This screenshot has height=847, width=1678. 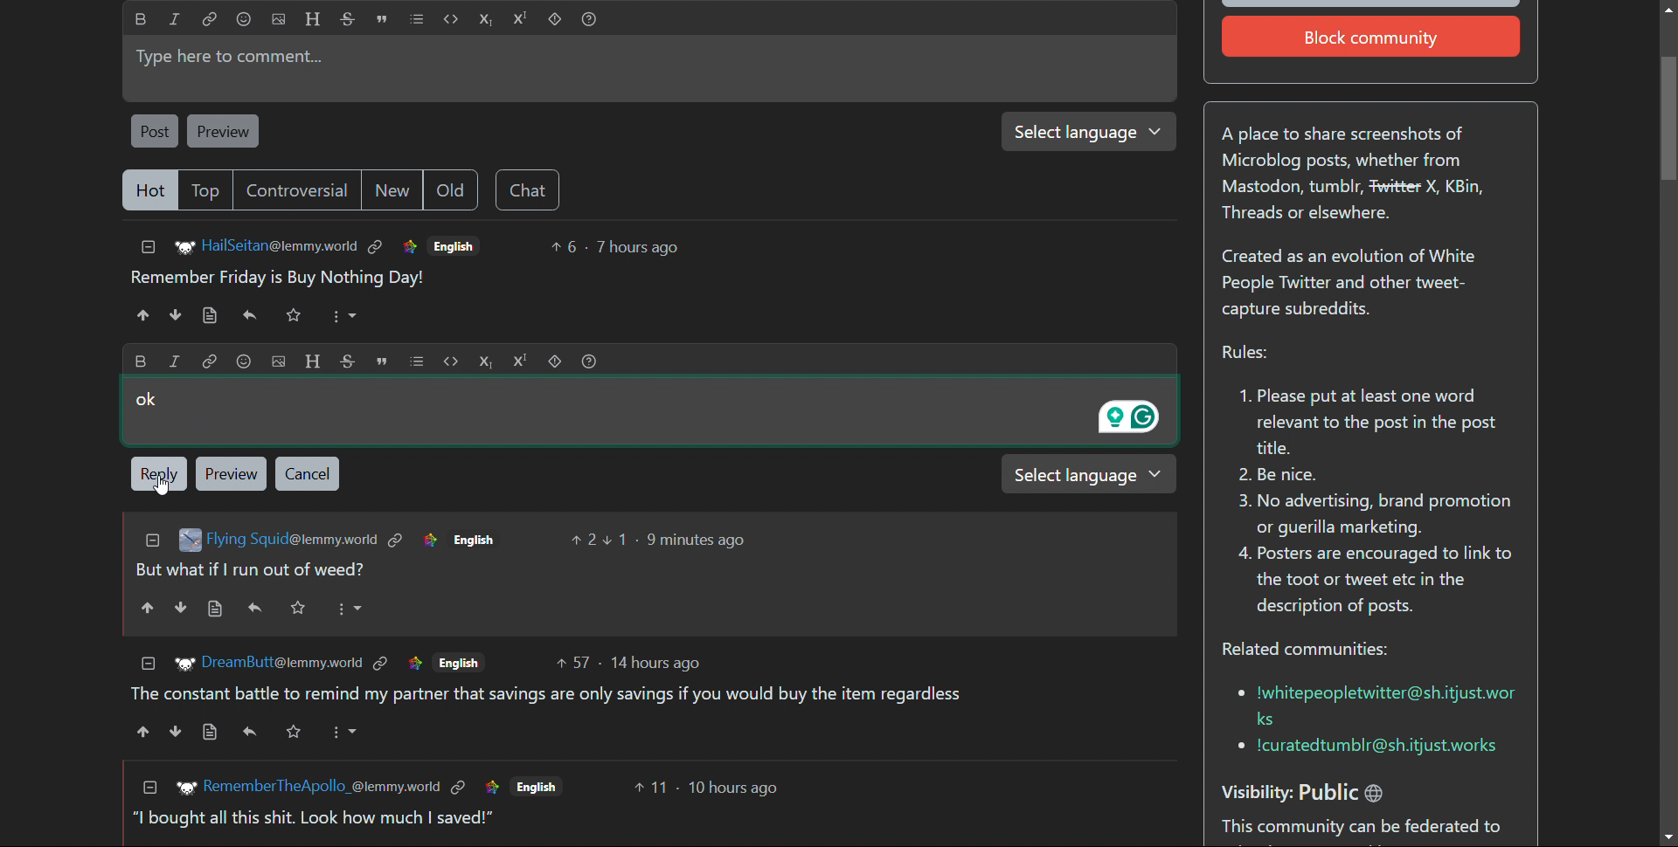 What do you see at coordinates (593, 360) in the screenshot?
I see `help` at bounding box center [593, 360].